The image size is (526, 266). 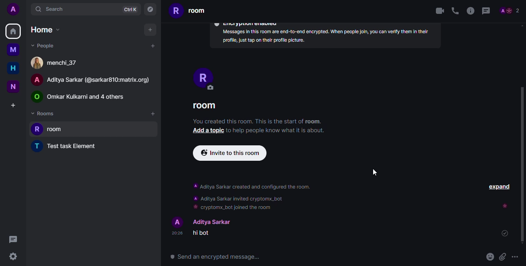 What do you see at coordinates (150, 30) in the screenshot?
I see `add` at bounding box center [150, 30].